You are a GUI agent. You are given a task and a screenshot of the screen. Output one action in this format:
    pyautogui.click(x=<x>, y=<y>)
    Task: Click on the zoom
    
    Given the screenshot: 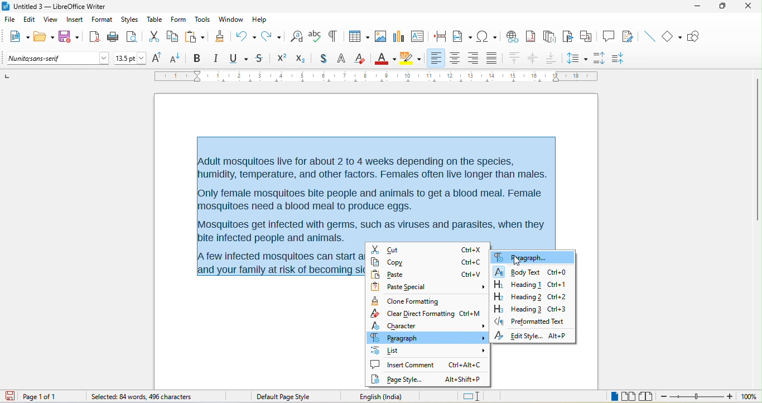 What is the action you would take?
    pyautogui.click(x=697, y=397)
    